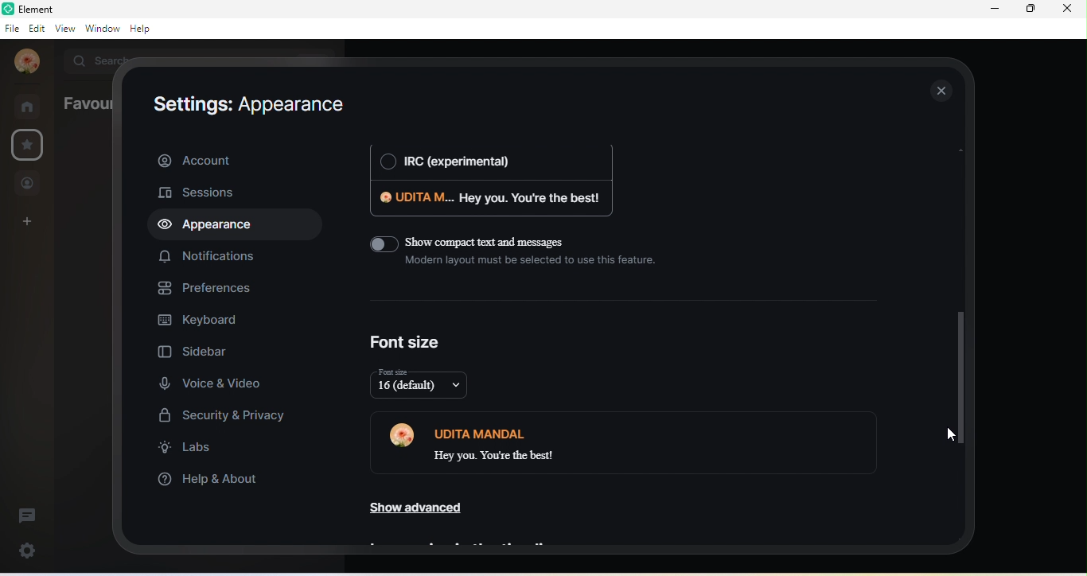  What do you see at coordinates (960, 379) in the screenshot?
I see `drop down scroll bar` at bounding box center [960, 379].